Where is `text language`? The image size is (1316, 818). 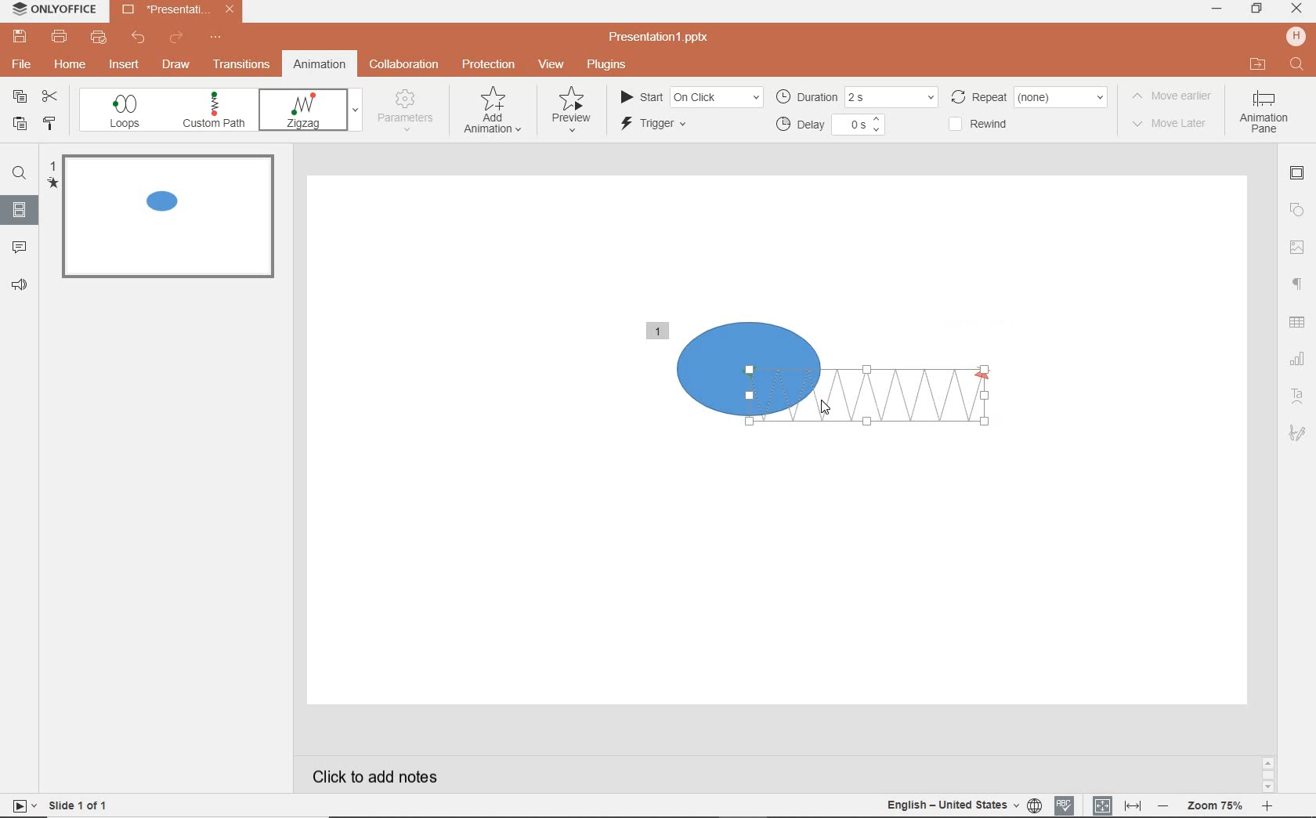 text language is located at coordinates (960, 806).